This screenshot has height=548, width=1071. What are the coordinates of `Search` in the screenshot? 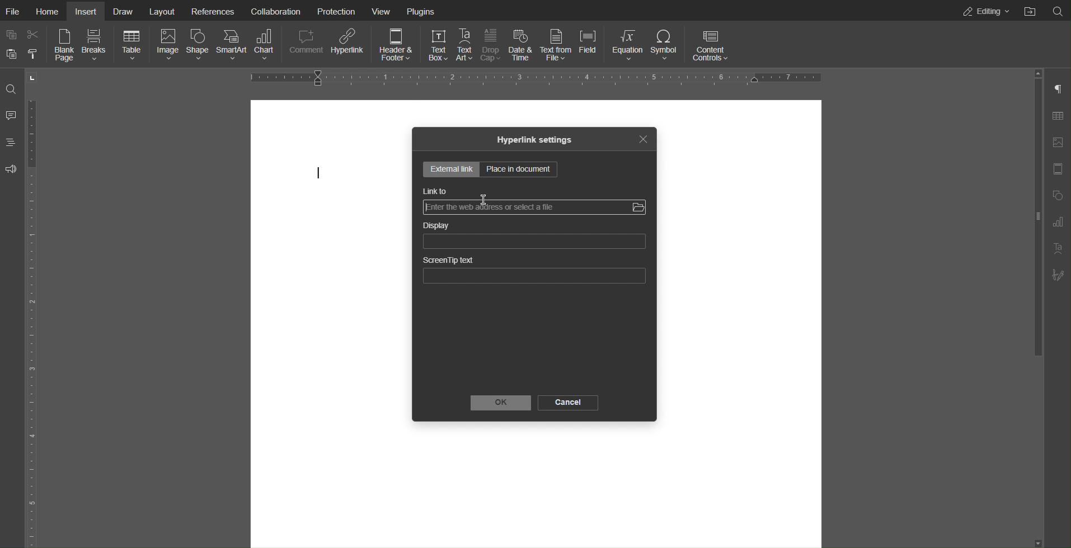 It's located at (11, 88).